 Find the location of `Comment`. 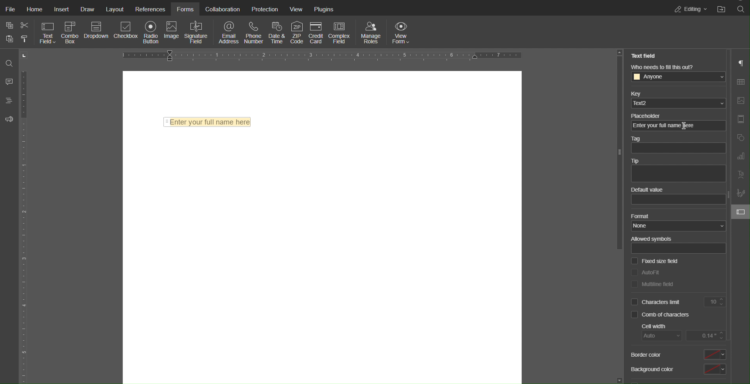

Comment is located at coordinates (9, 80).